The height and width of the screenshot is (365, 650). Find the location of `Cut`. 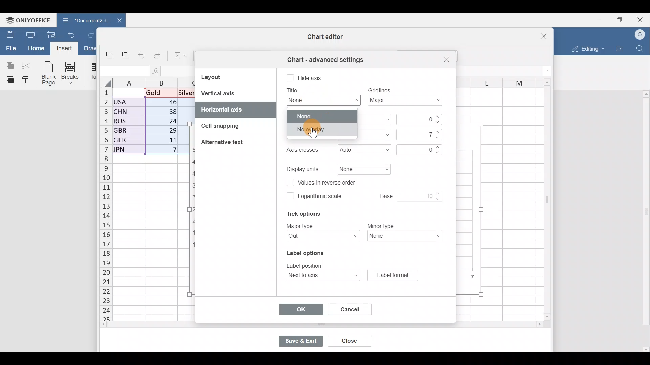

Cut is located at coordinates (27, 65).